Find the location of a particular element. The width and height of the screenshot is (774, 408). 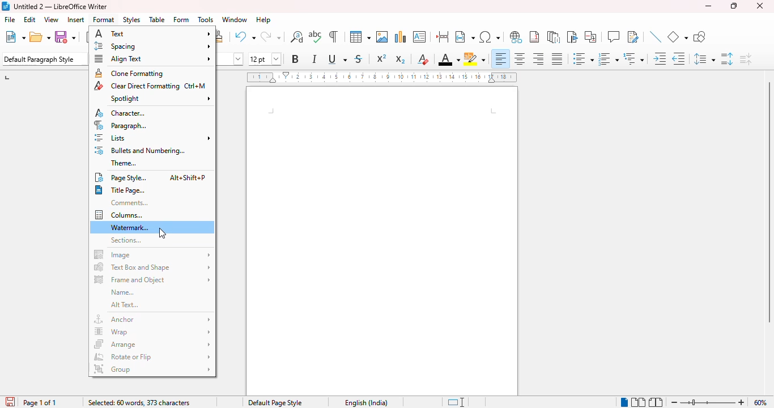

show draw changes functions is located at coordinates (632, 36).